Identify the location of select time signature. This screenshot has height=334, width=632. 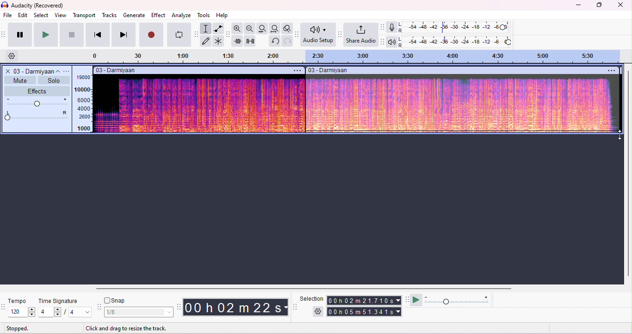
(66, 312).